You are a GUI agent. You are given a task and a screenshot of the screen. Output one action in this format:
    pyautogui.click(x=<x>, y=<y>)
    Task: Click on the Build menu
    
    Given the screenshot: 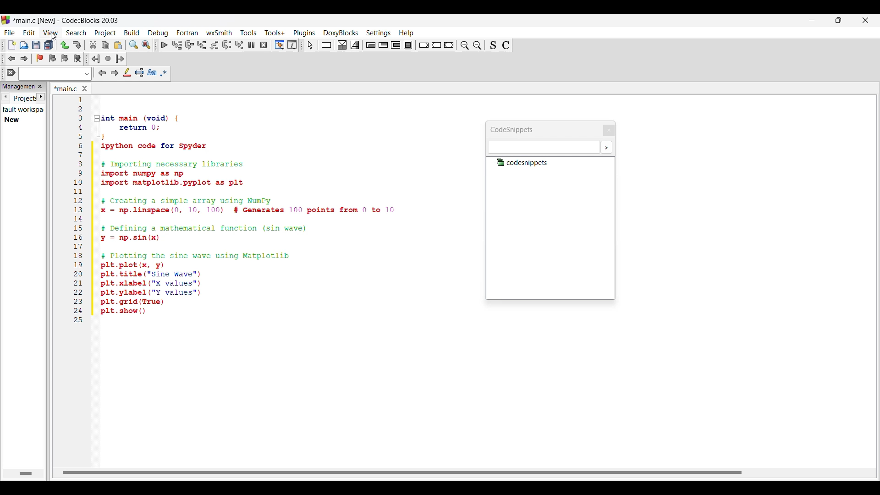 What is the action you would take?
    pyautogui.click(x=132, y=33)
    